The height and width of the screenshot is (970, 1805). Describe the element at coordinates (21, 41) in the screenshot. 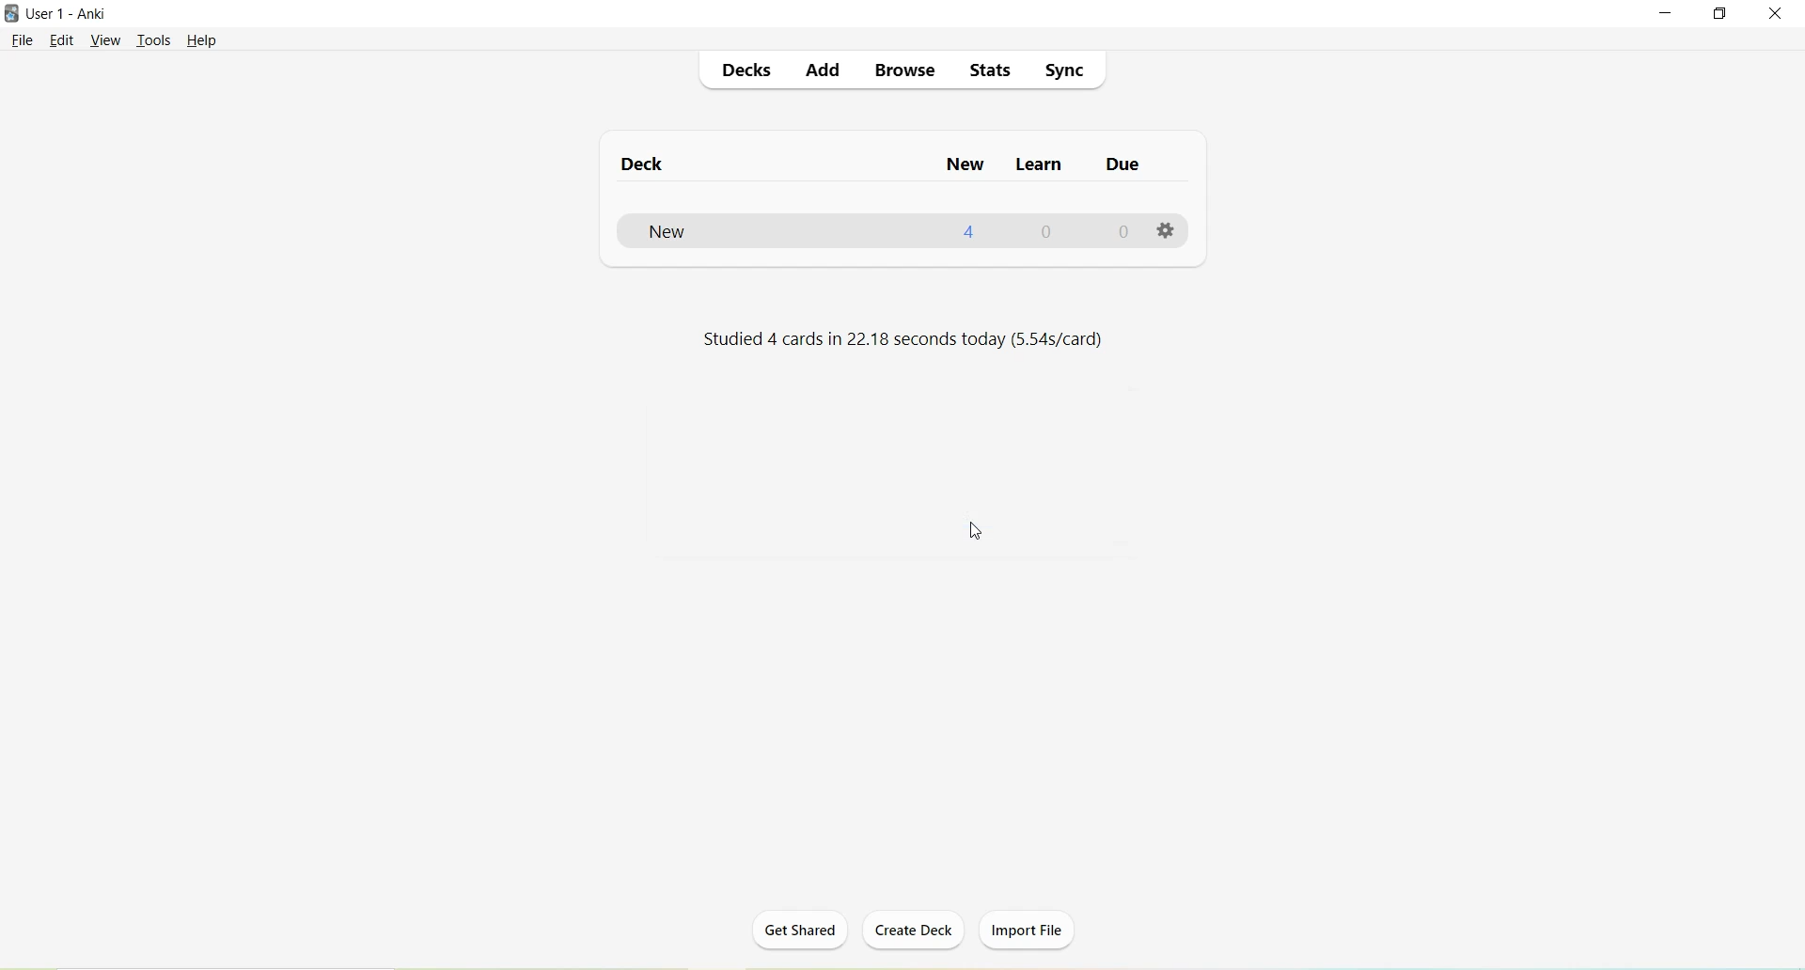

I see `File` at that location.